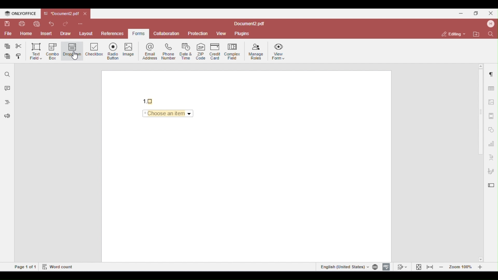  I want to click on manage roles, so click(256, 52).